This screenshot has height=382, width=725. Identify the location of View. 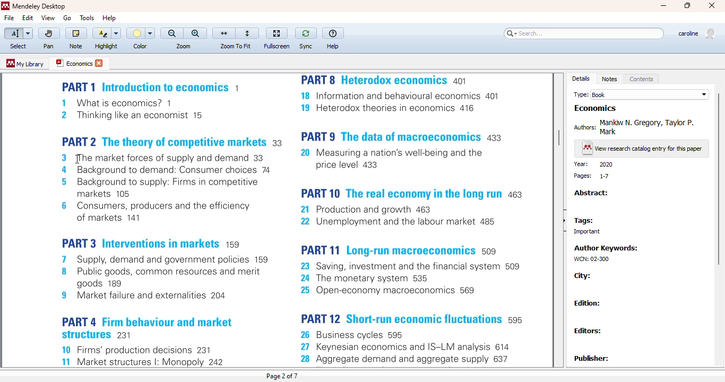
(48, 18).